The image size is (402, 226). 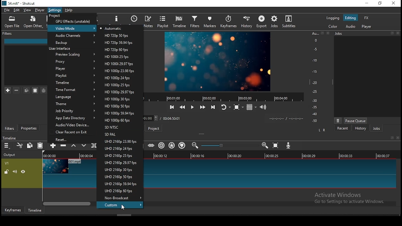 I want to click on 00:00:33, so click(x=346, y=155).